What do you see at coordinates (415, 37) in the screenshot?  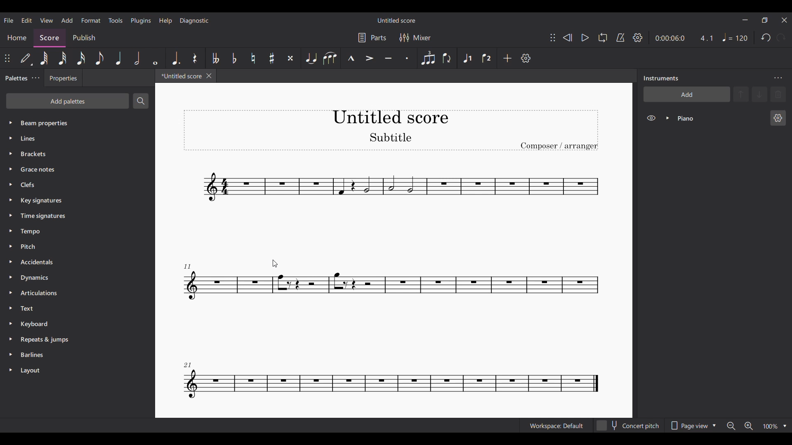 I see `Mixer settings` at bounding box center [415, 37].